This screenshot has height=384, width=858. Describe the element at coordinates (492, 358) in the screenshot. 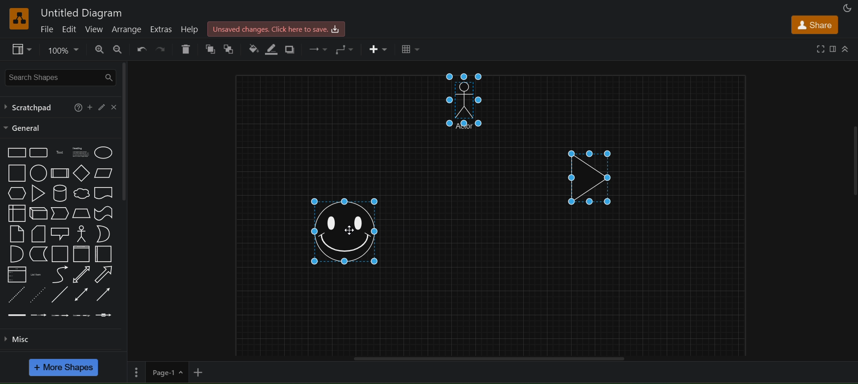

I see `horizontal scroll bar` at that location.